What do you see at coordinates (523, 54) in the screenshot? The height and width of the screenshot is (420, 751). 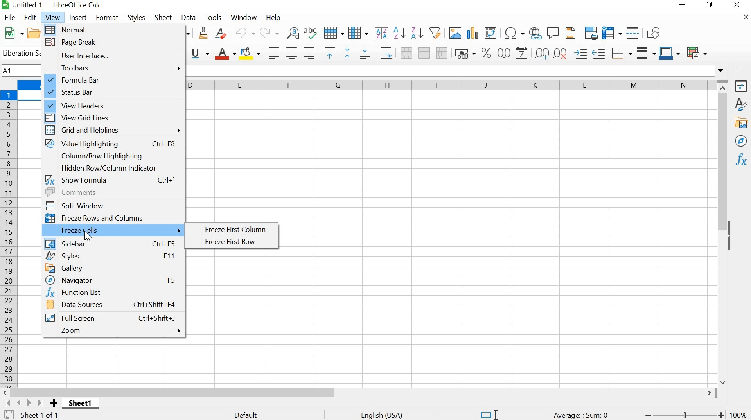 I see `FORMAT AS DATE` at bounding box center [523, 54].